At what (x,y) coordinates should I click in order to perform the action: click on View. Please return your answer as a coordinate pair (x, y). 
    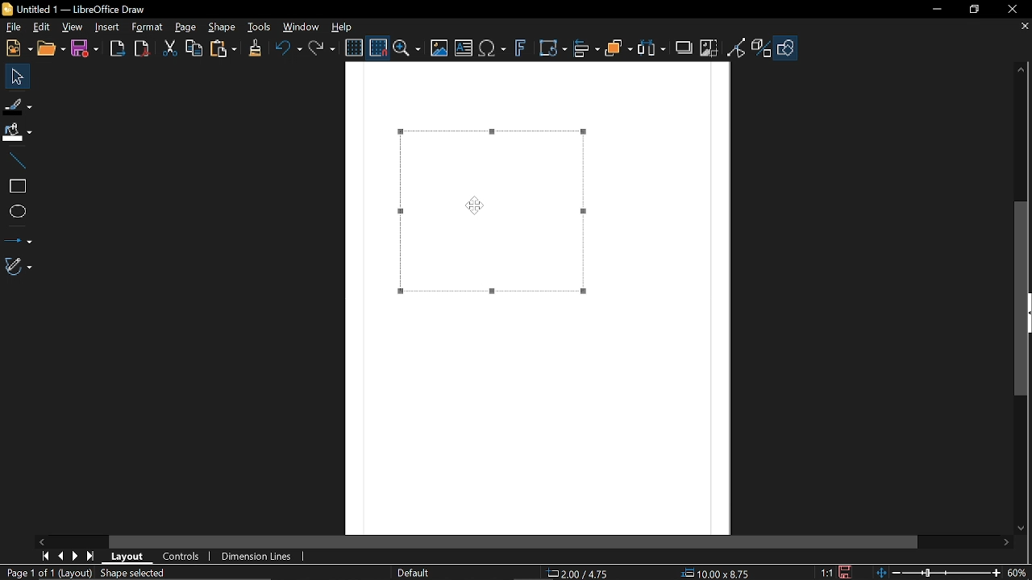
    Looking at the image, I should click on (73, 26).